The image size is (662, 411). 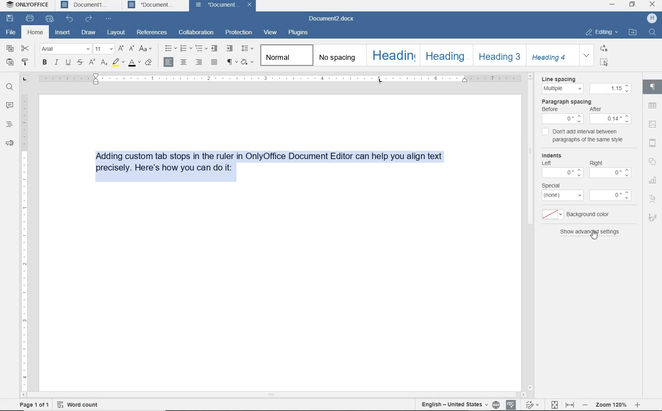 What do you see at coordinates (567, 101) in the screenshot?
I see `paragraph spacing` at bounding box center [567, 101].